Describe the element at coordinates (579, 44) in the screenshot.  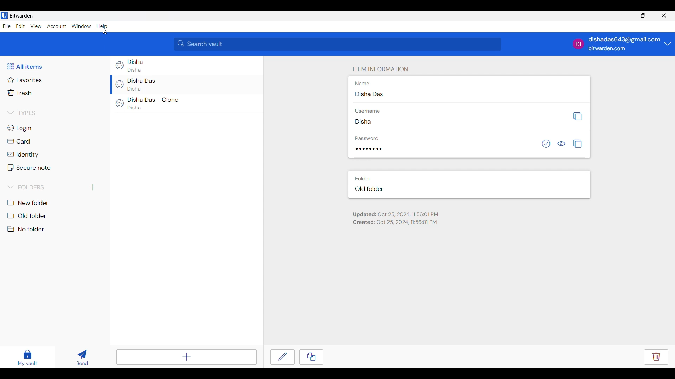
I see `Profile image` at that location.